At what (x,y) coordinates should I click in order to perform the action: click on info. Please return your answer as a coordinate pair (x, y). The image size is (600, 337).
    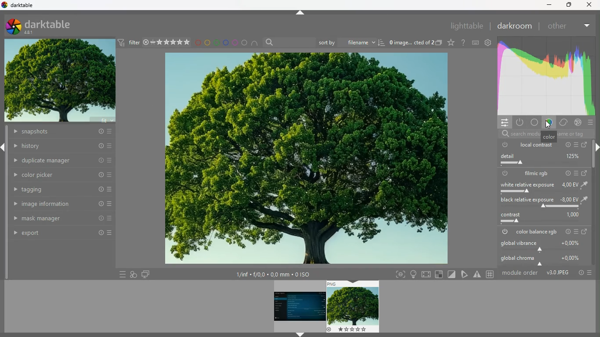
    Looking at the image, I should click on (566, 232).